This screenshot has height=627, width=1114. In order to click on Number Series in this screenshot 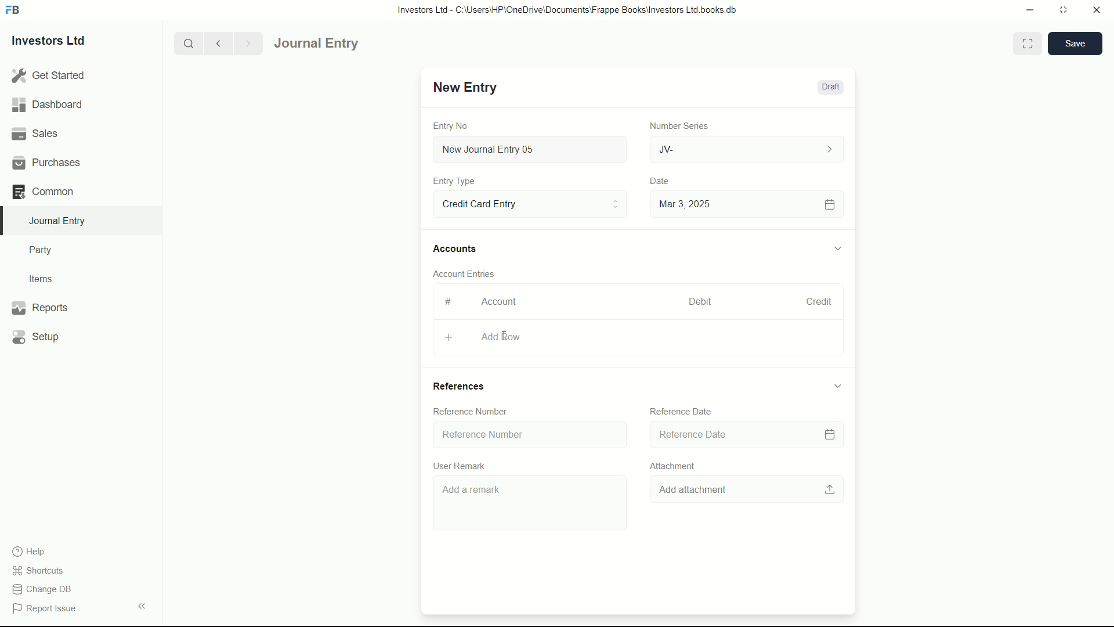, I will do `click(674, 125)`.